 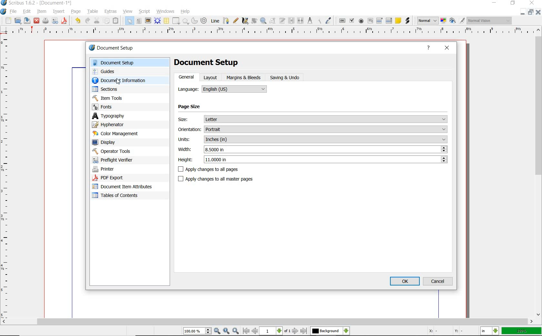 I want to click on print, so click(x=45, y=21).